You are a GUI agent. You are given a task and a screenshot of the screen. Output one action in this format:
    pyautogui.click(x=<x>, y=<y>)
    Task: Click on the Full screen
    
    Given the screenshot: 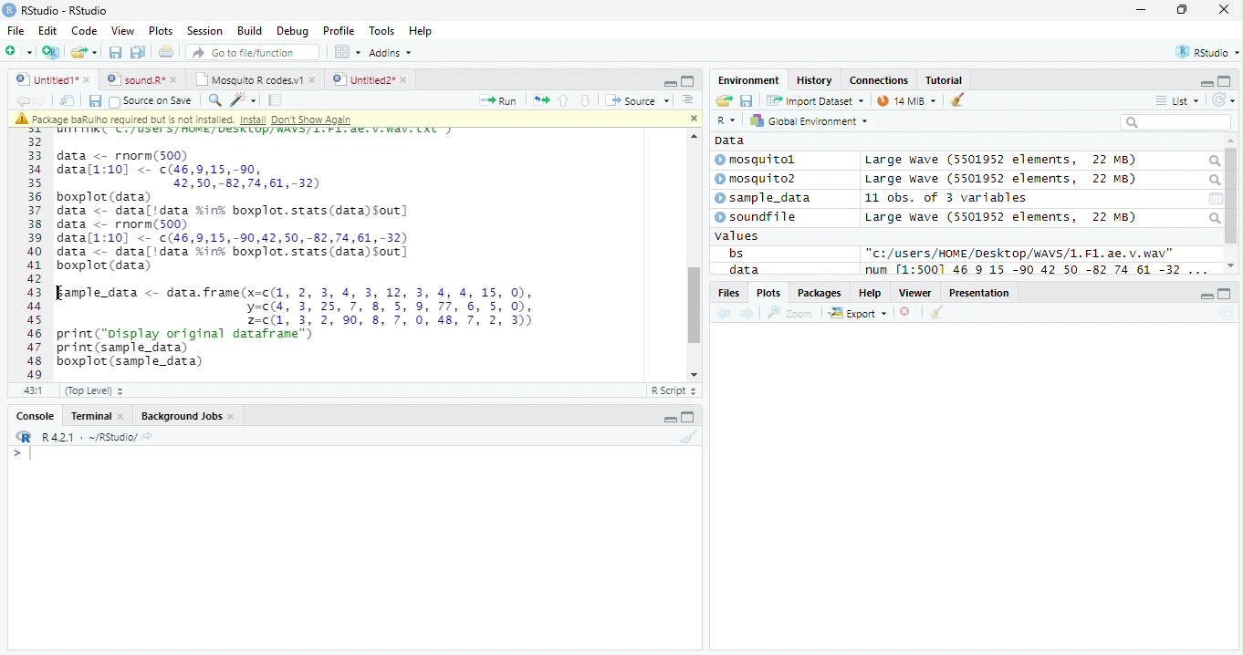 What is the action you would take?
    pyautogui.click(x=687, y=81)
    